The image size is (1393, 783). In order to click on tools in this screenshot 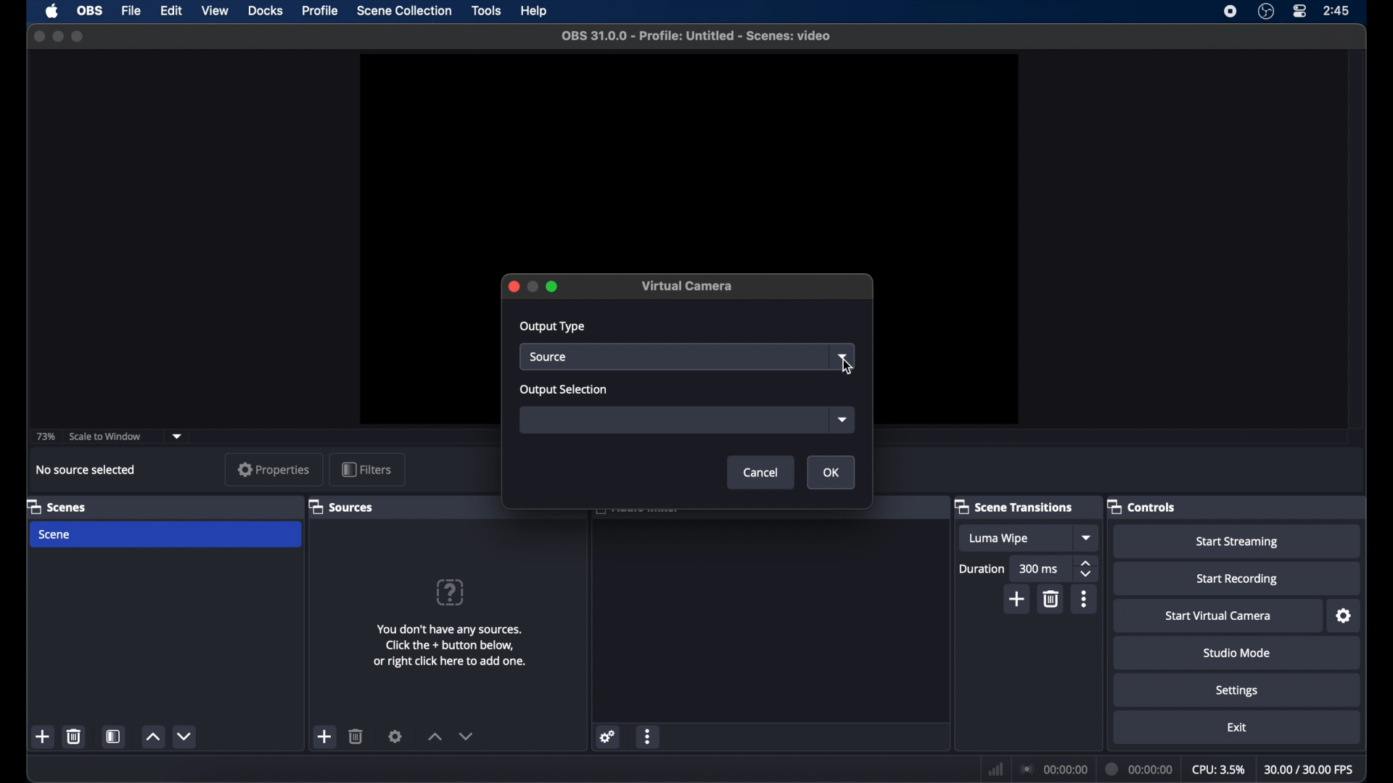, I will do `click(488, 11)`.